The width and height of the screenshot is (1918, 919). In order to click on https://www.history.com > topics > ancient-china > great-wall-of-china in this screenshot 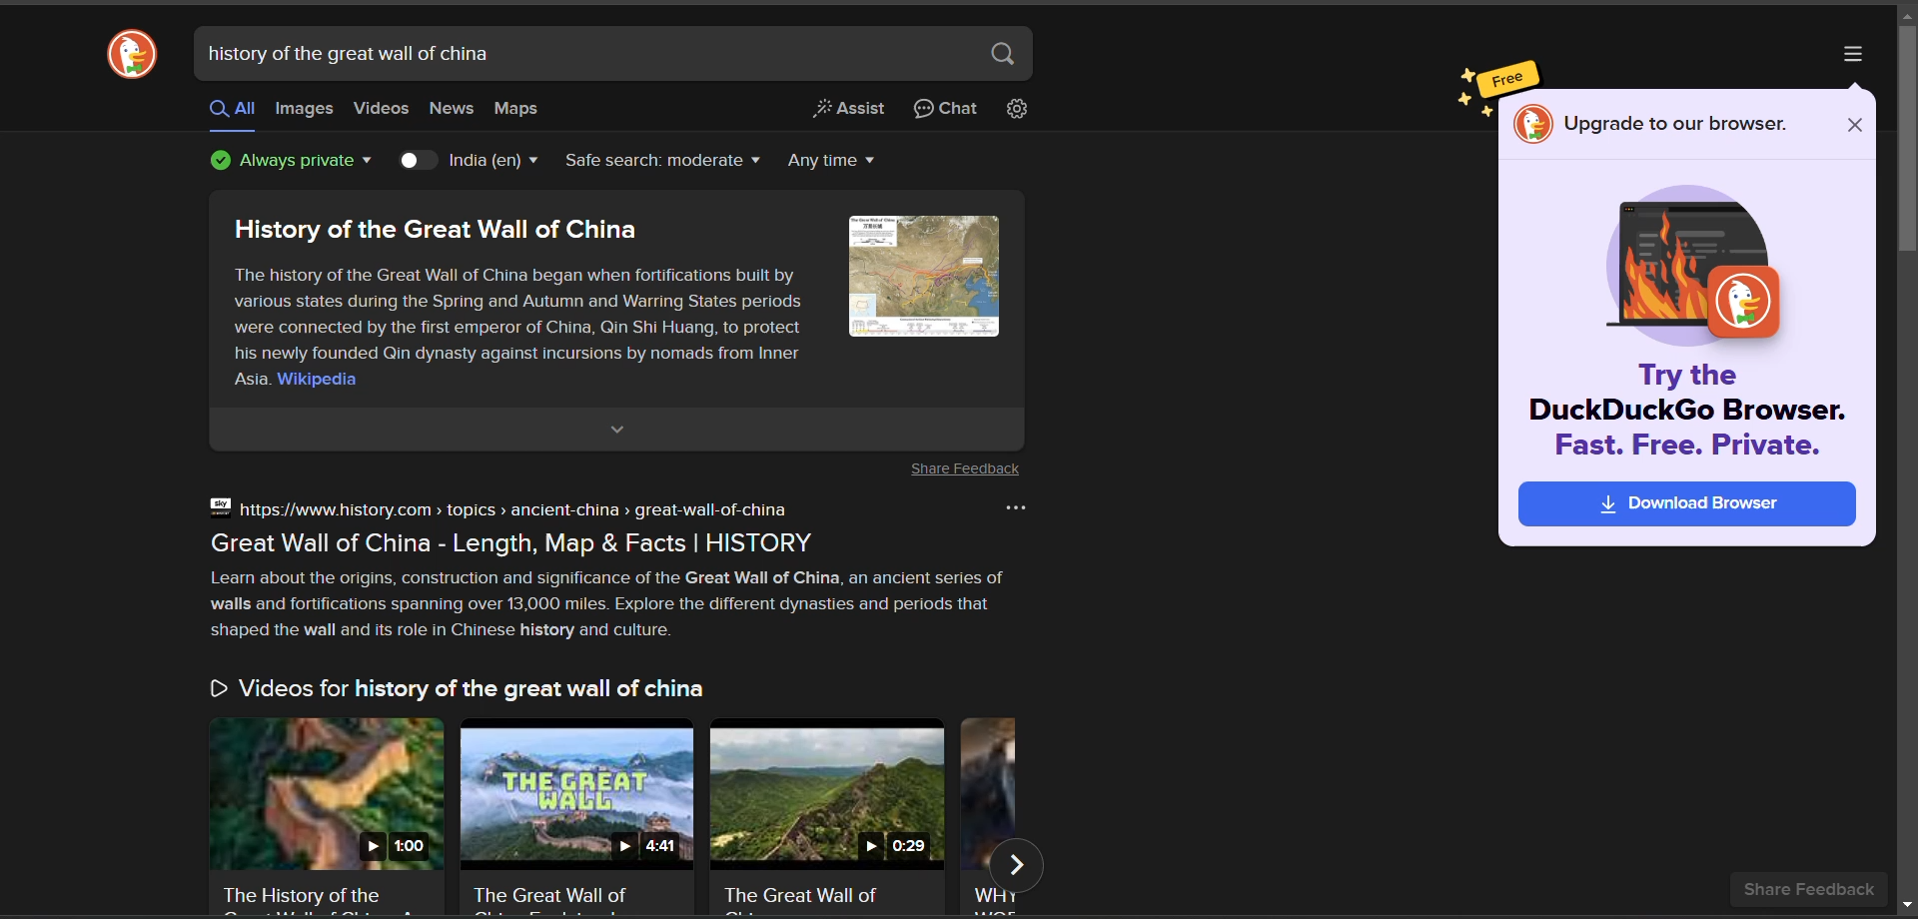, I will do `click(507, 509)`.